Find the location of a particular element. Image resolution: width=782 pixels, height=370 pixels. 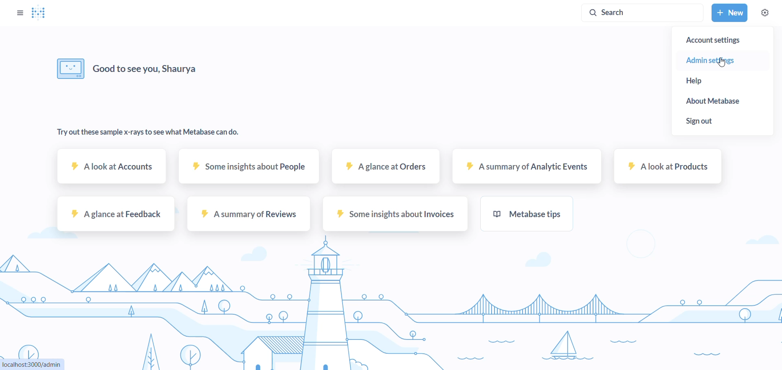

cursor is located at coordinates (724, 63).